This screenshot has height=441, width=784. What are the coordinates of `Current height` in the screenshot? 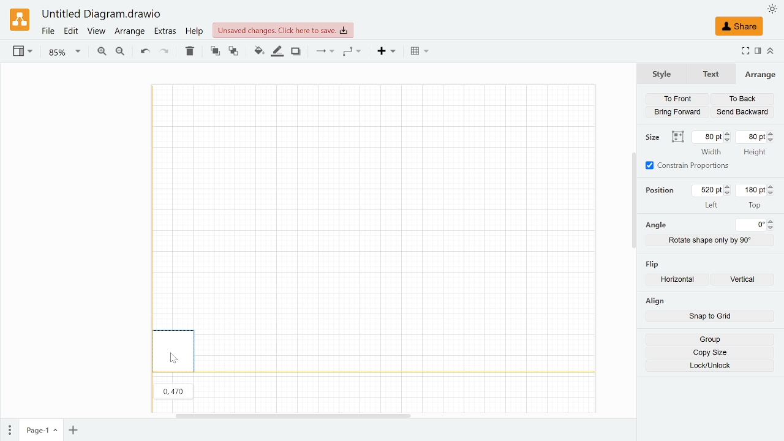 It's located at (752, 137).